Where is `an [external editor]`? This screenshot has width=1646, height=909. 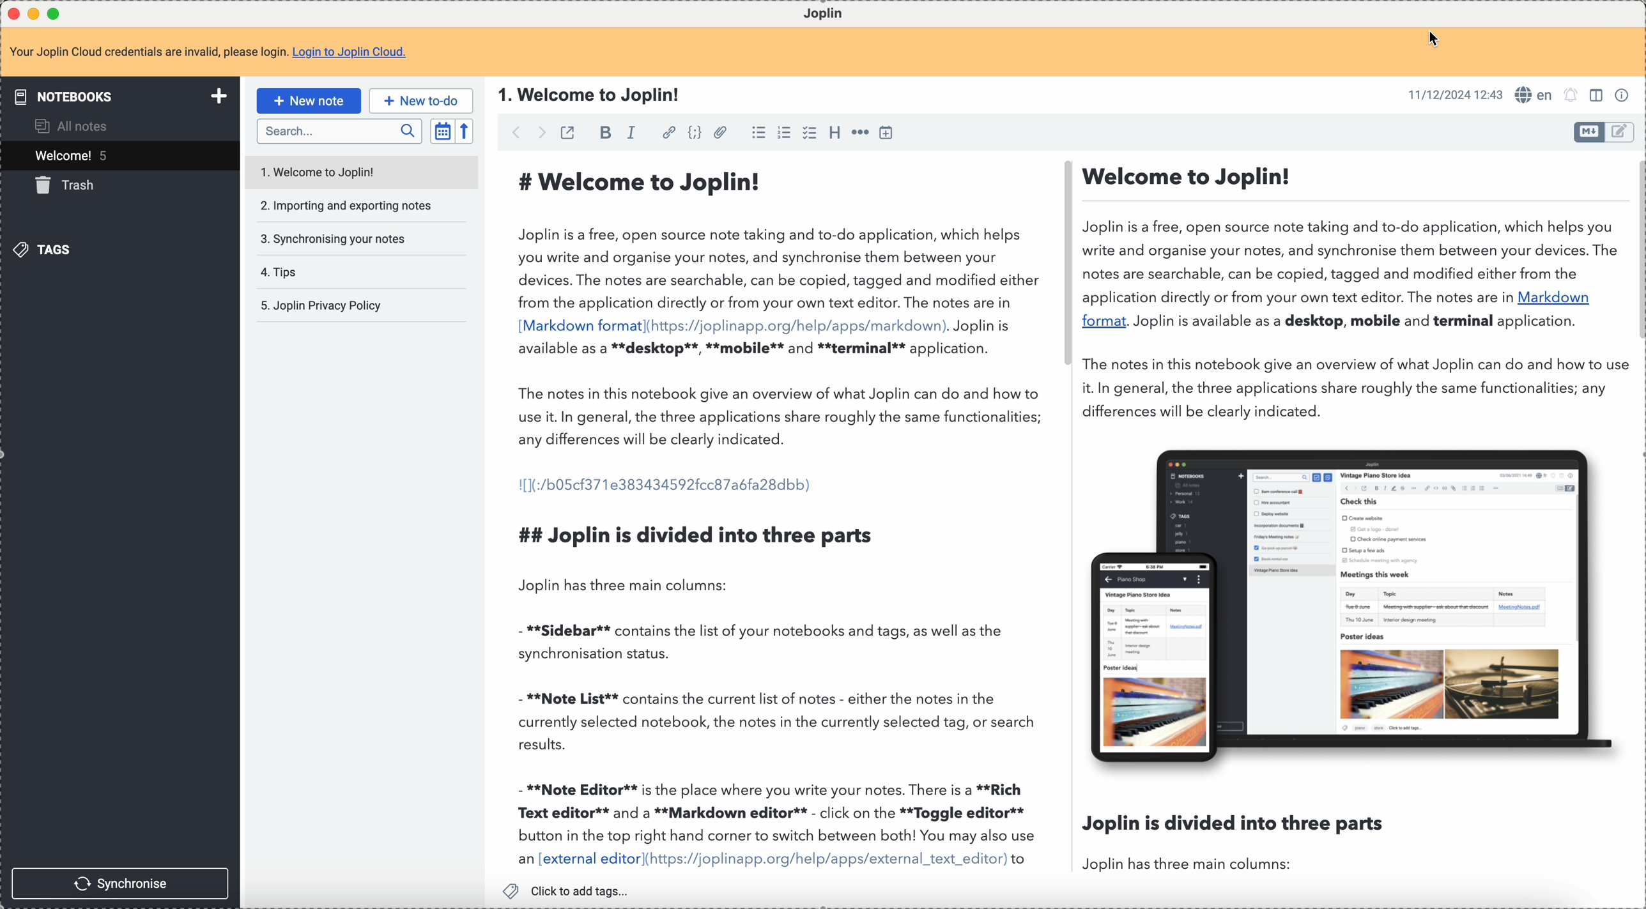 an [external editor] is located at coordinates (578, 859).